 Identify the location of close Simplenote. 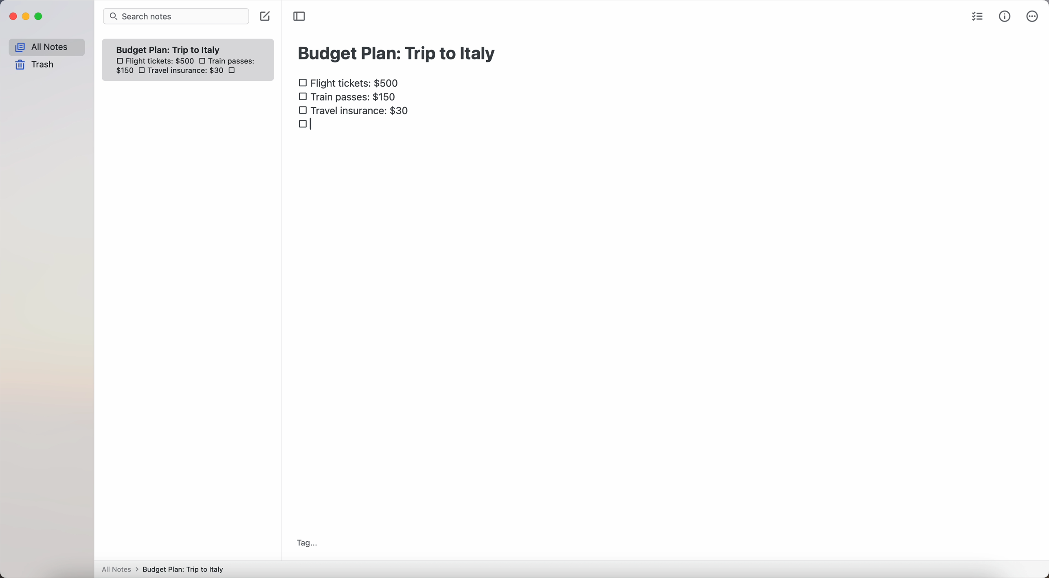
(13, 16).